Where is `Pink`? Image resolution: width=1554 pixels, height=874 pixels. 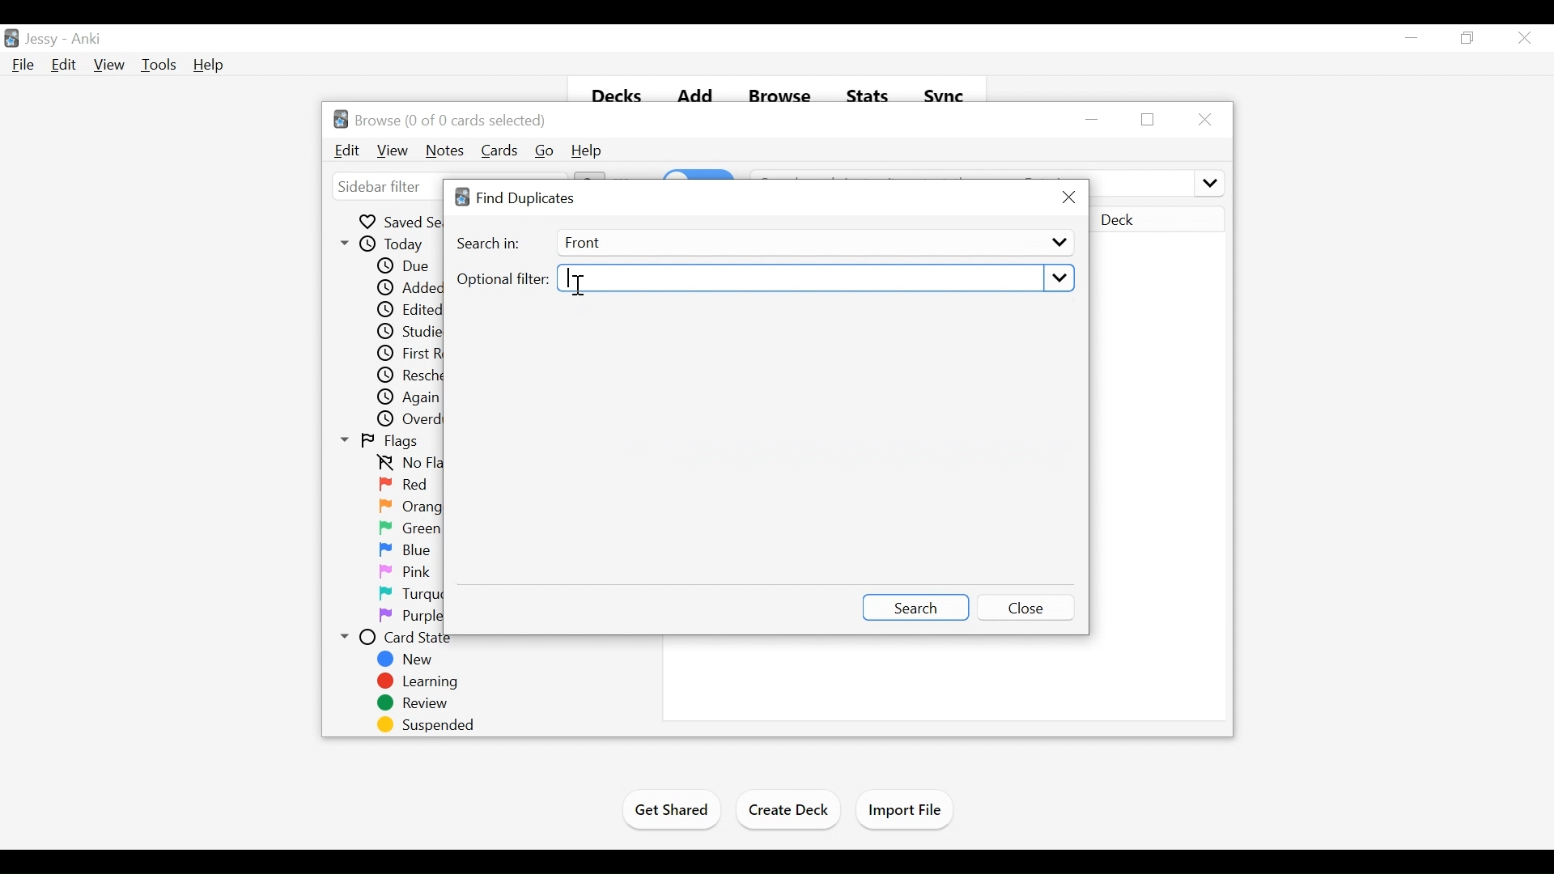
Pink is located at coordinates (405, 573).